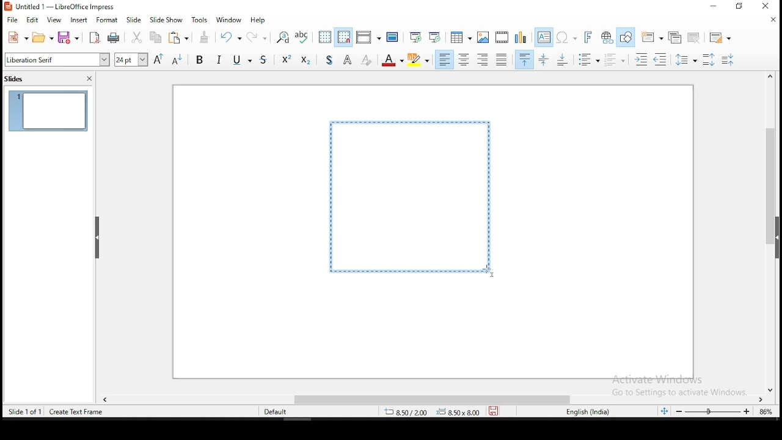  Describe the element at coordinates (166, 20) in the screenshot. I see `slide show` at that location.